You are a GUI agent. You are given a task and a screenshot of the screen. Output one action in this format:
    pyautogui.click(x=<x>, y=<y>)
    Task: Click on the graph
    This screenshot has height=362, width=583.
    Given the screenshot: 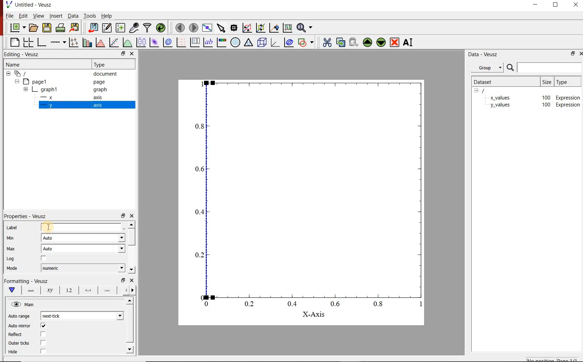 What is the action you would take?
    pyautogui.click(x=100, y=89)
    